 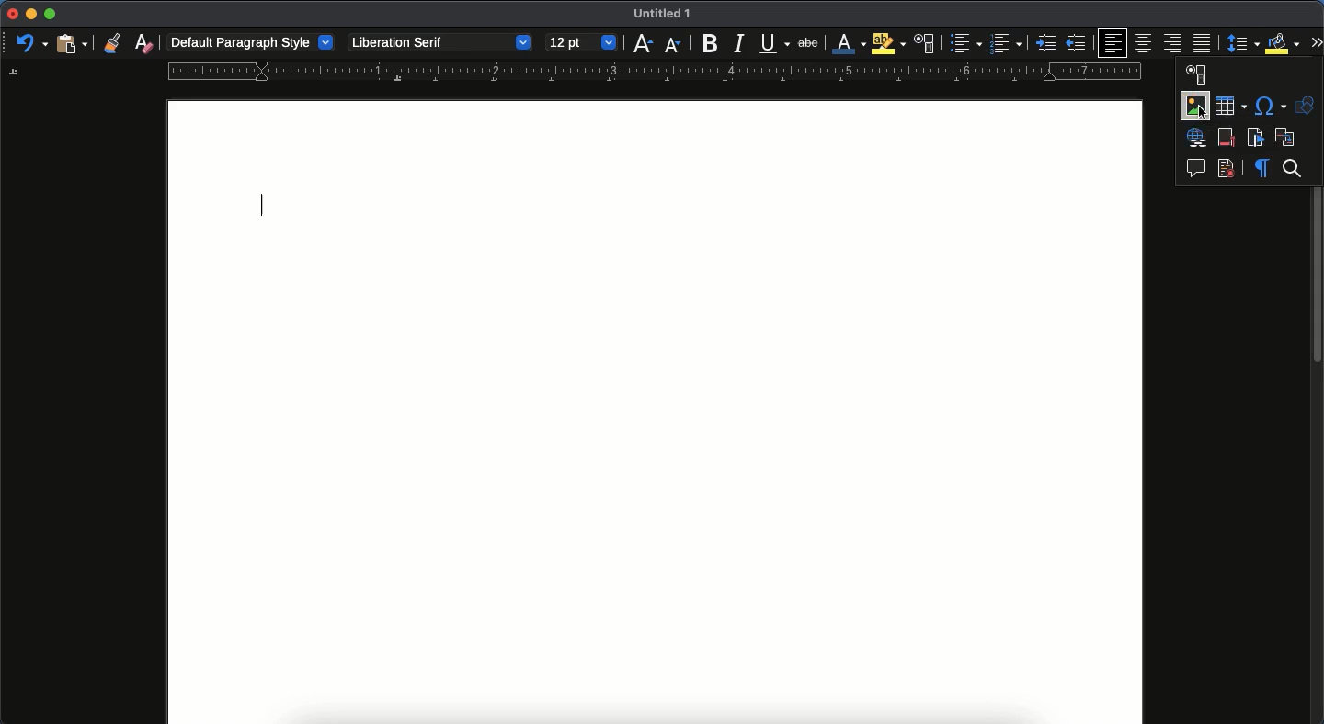 I want to click on special character, so click(x=1269, y=107).